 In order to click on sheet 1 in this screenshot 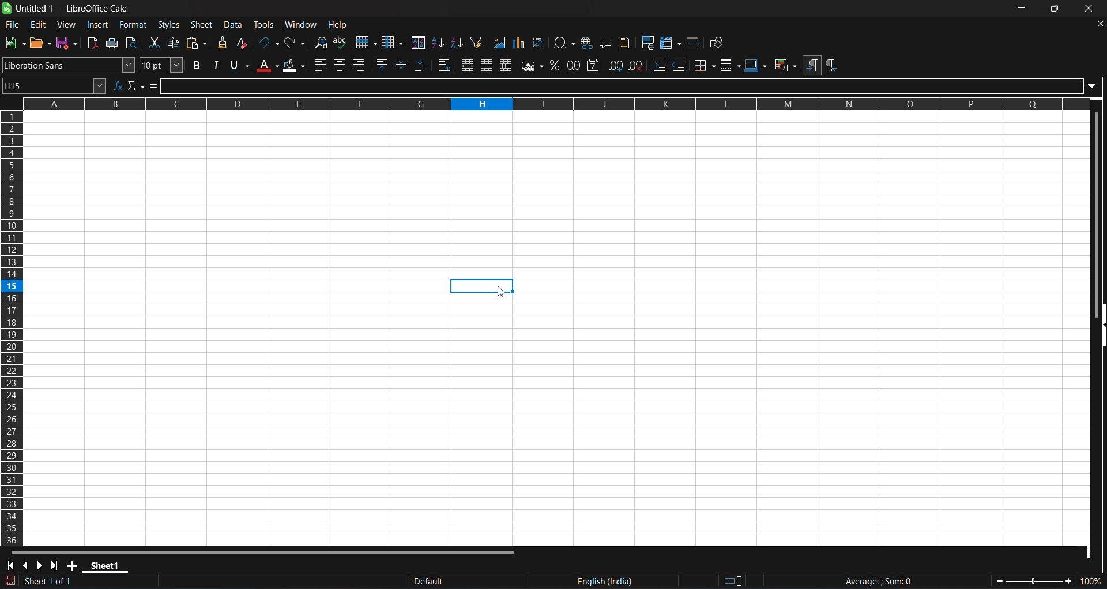, I will do `click(109, 565)`.